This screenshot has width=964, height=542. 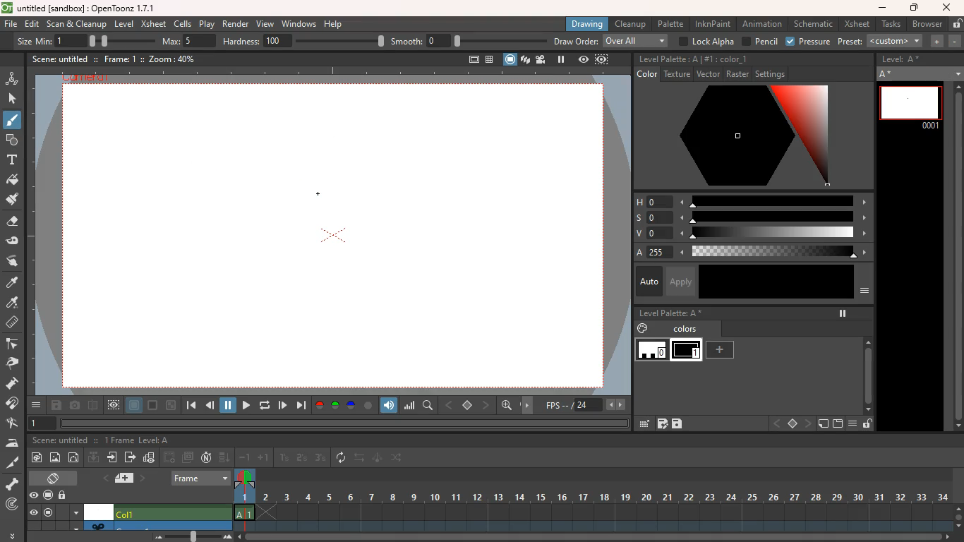 What do you see at coordinates (100, 512) in the screenshot?
I see `canvas` at bounding box center [100, 512].